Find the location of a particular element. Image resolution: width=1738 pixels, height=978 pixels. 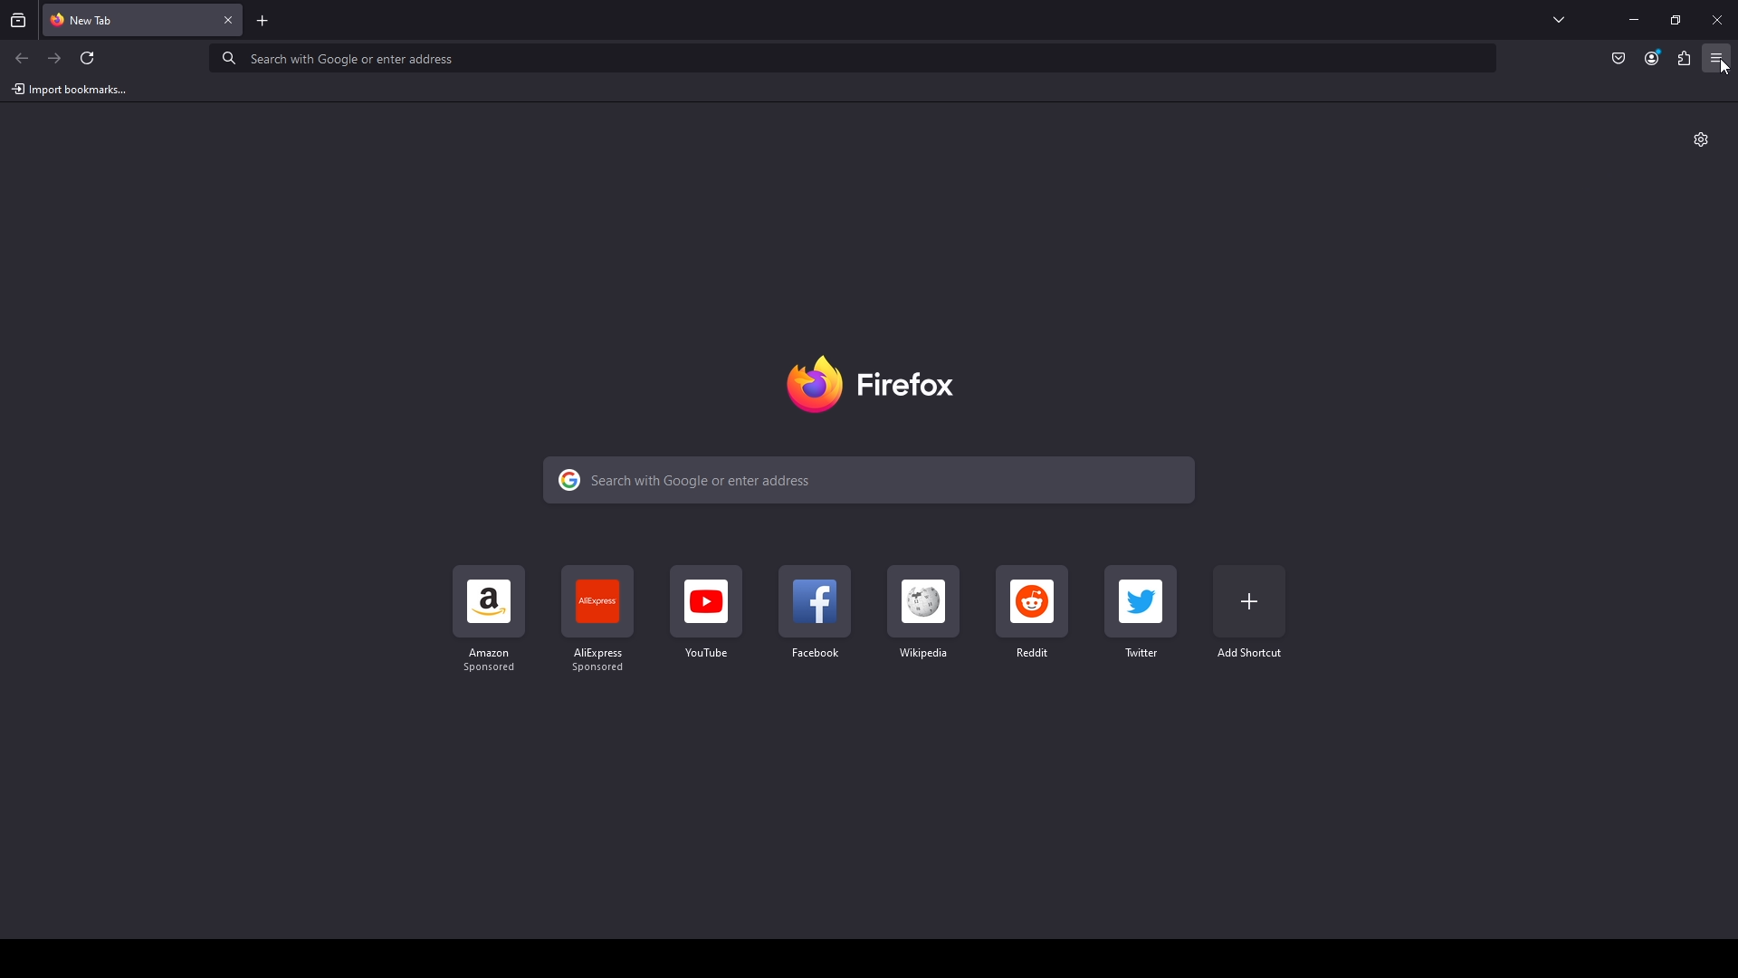

Twitter is located at coordinates (1141, 612).